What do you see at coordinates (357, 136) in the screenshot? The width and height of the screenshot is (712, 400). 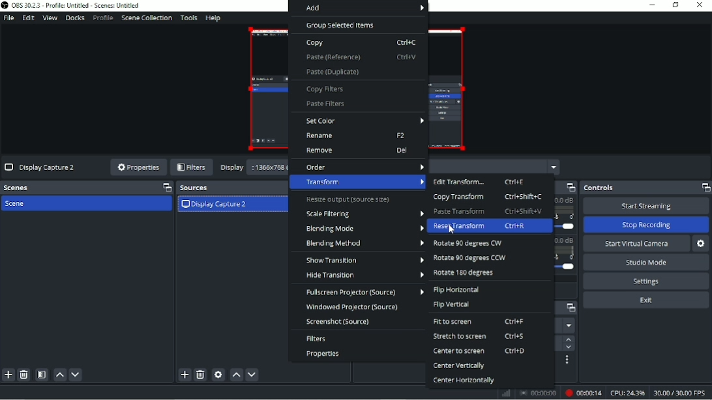 I see `Rename` at bounding box center [357, 136].